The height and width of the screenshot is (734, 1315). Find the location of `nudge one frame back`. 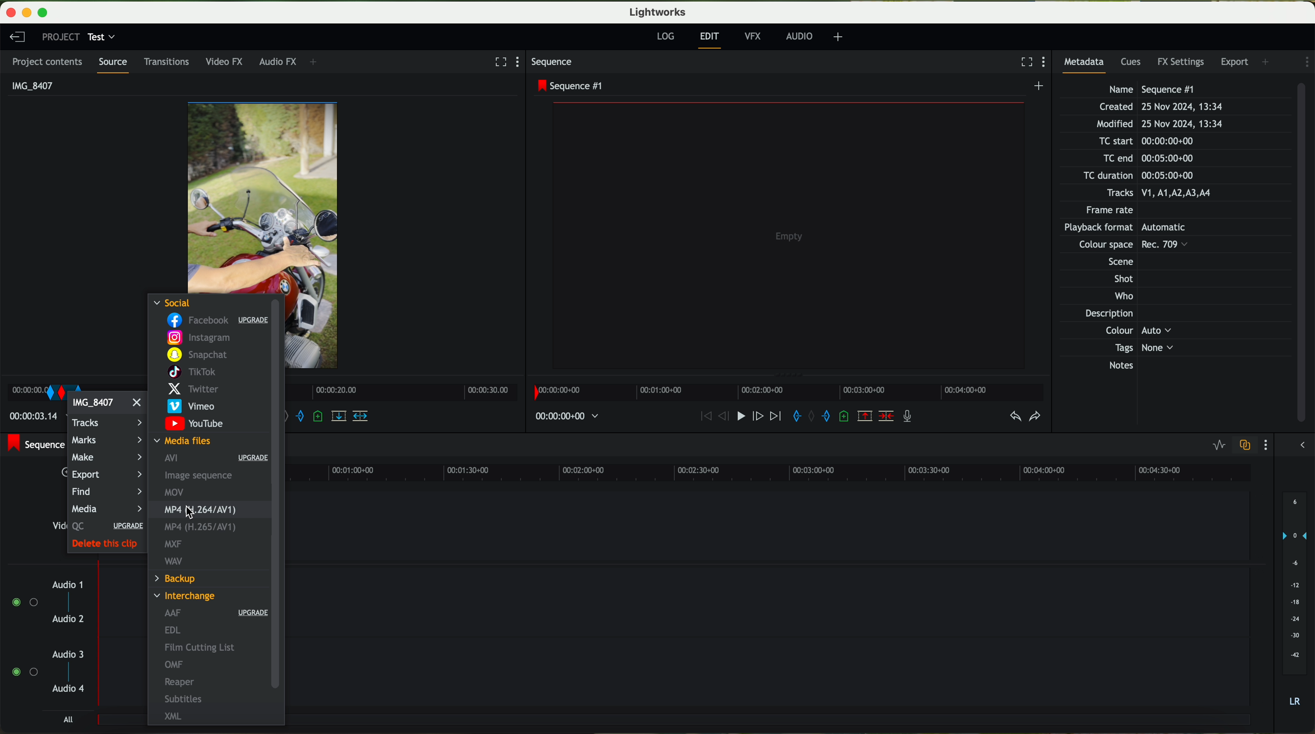

nudge one frame back is located at coordinates (717, 419).